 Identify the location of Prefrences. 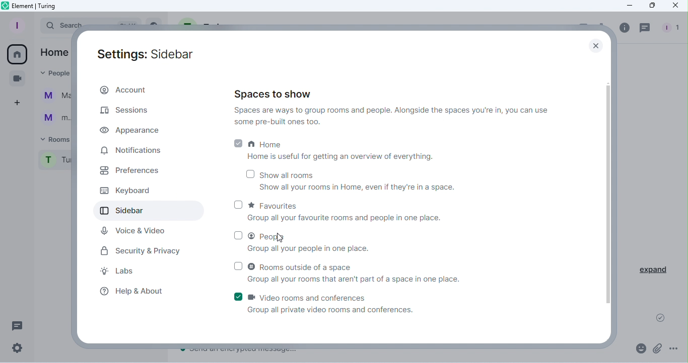
(133, 170).